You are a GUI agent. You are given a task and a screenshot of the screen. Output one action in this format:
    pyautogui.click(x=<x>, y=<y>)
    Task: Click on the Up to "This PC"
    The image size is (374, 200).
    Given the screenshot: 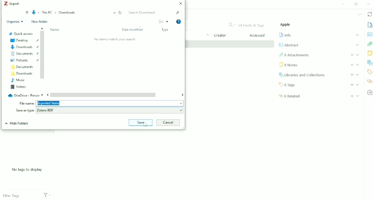 What is the action you would take?
    pyautogui.click(x=27, y=13)
    